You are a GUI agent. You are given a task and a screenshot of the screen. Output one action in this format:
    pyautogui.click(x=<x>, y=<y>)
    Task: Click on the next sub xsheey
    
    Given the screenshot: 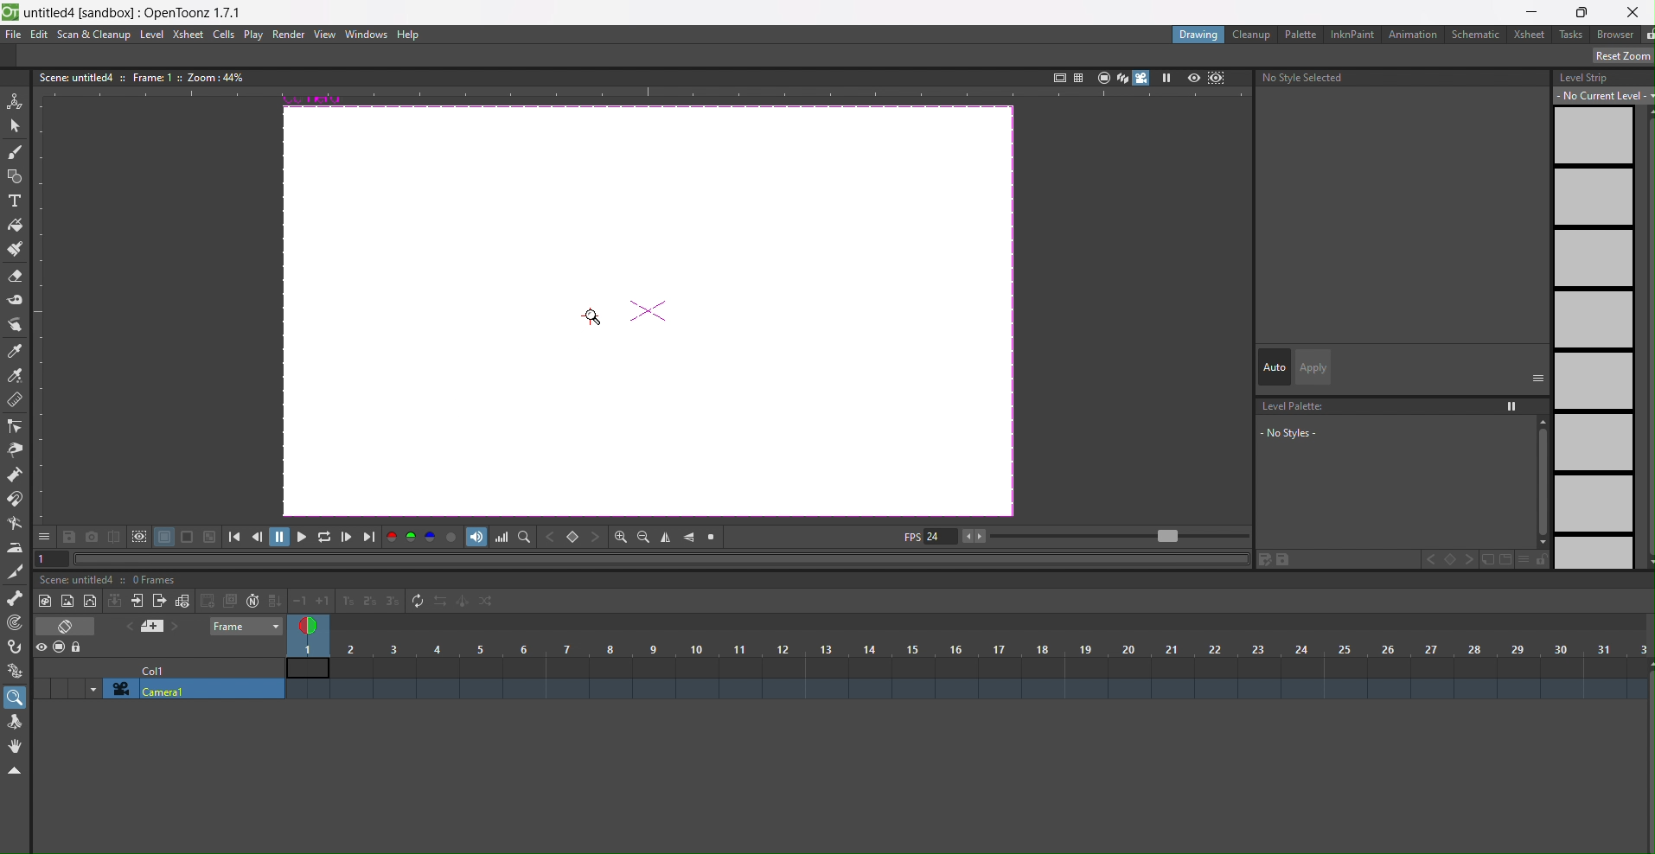 What is the action you would take?
    pyautogui.click(x=160, y=602)
    